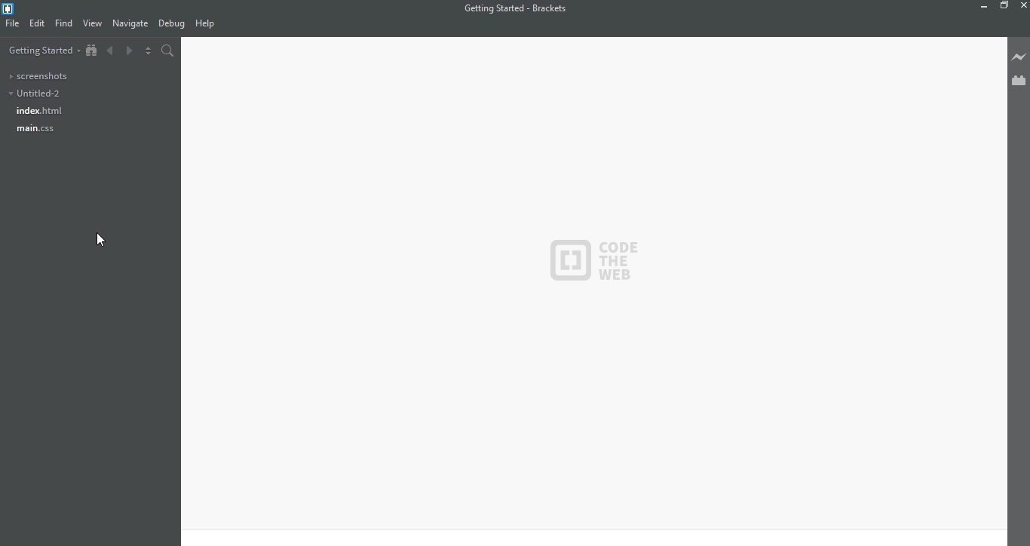 This screenshot has width=1030, height=546. I want to click on code the web, so click(596, 259).